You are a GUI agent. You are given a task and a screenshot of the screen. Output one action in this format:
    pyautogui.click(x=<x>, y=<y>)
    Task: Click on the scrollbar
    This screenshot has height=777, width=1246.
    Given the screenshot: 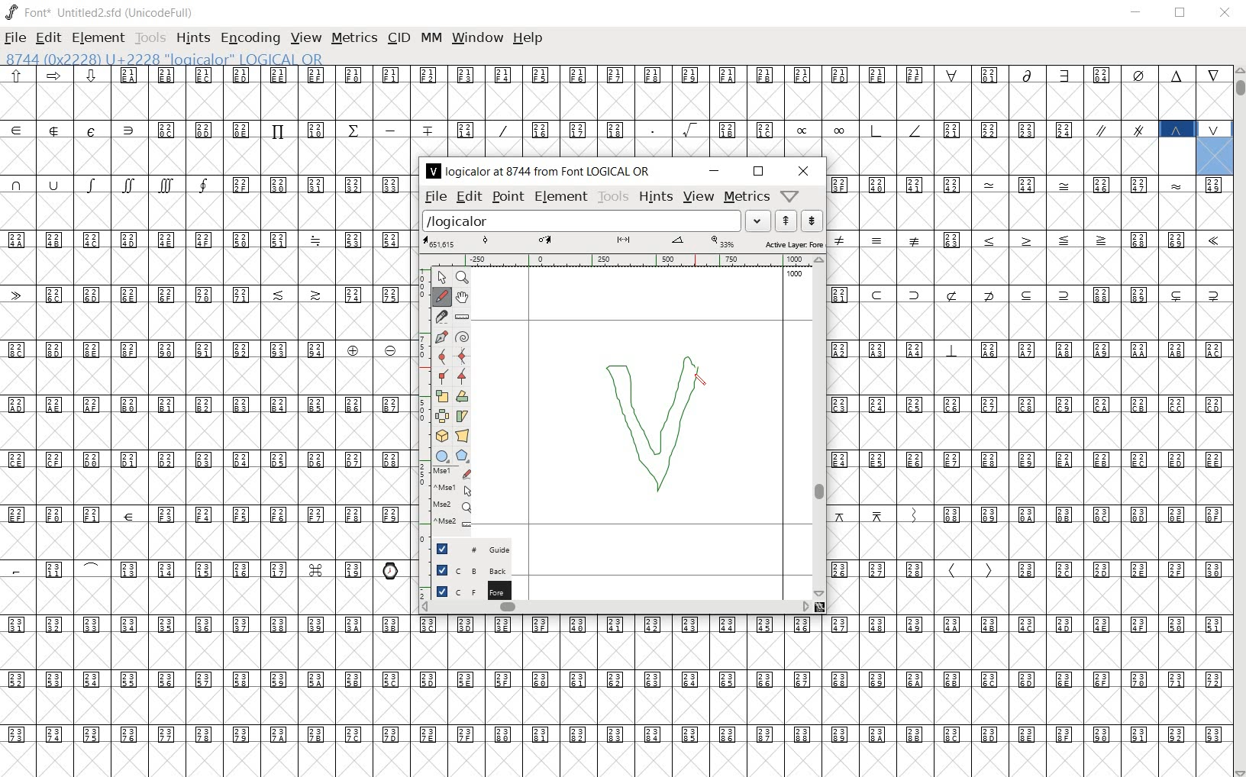 What is the action you would take?
    pyautogui.click(x=1238, y=421)
    